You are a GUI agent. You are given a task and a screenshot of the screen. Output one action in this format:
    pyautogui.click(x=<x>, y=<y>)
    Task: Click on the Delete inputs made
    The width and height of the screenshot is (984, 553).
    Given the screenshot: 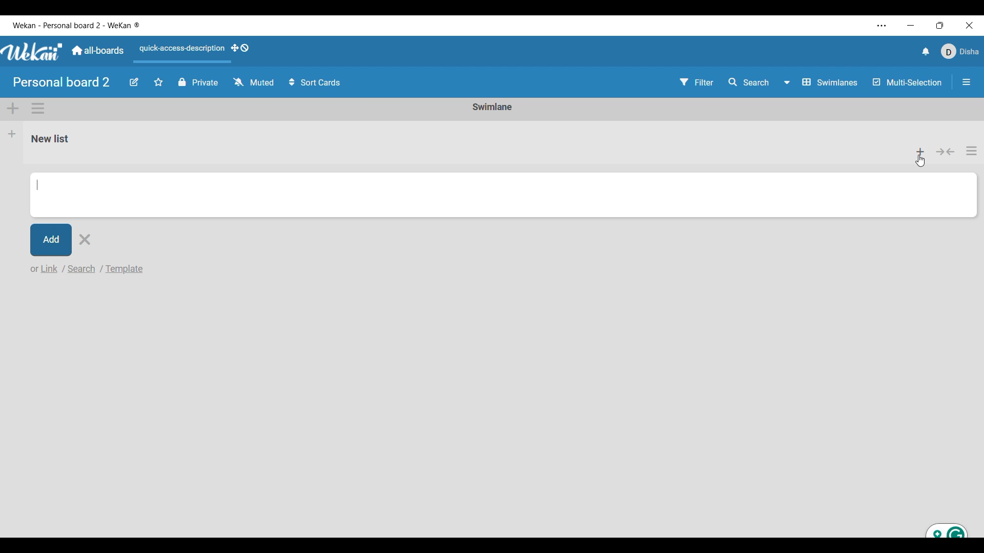 What is the action you would take?
    pyautogui.click(x=85, y=240)
    